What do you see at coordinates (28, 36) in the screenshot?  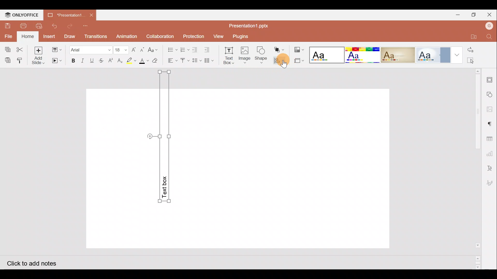 I see `Home` at bounding box center [28, 36].